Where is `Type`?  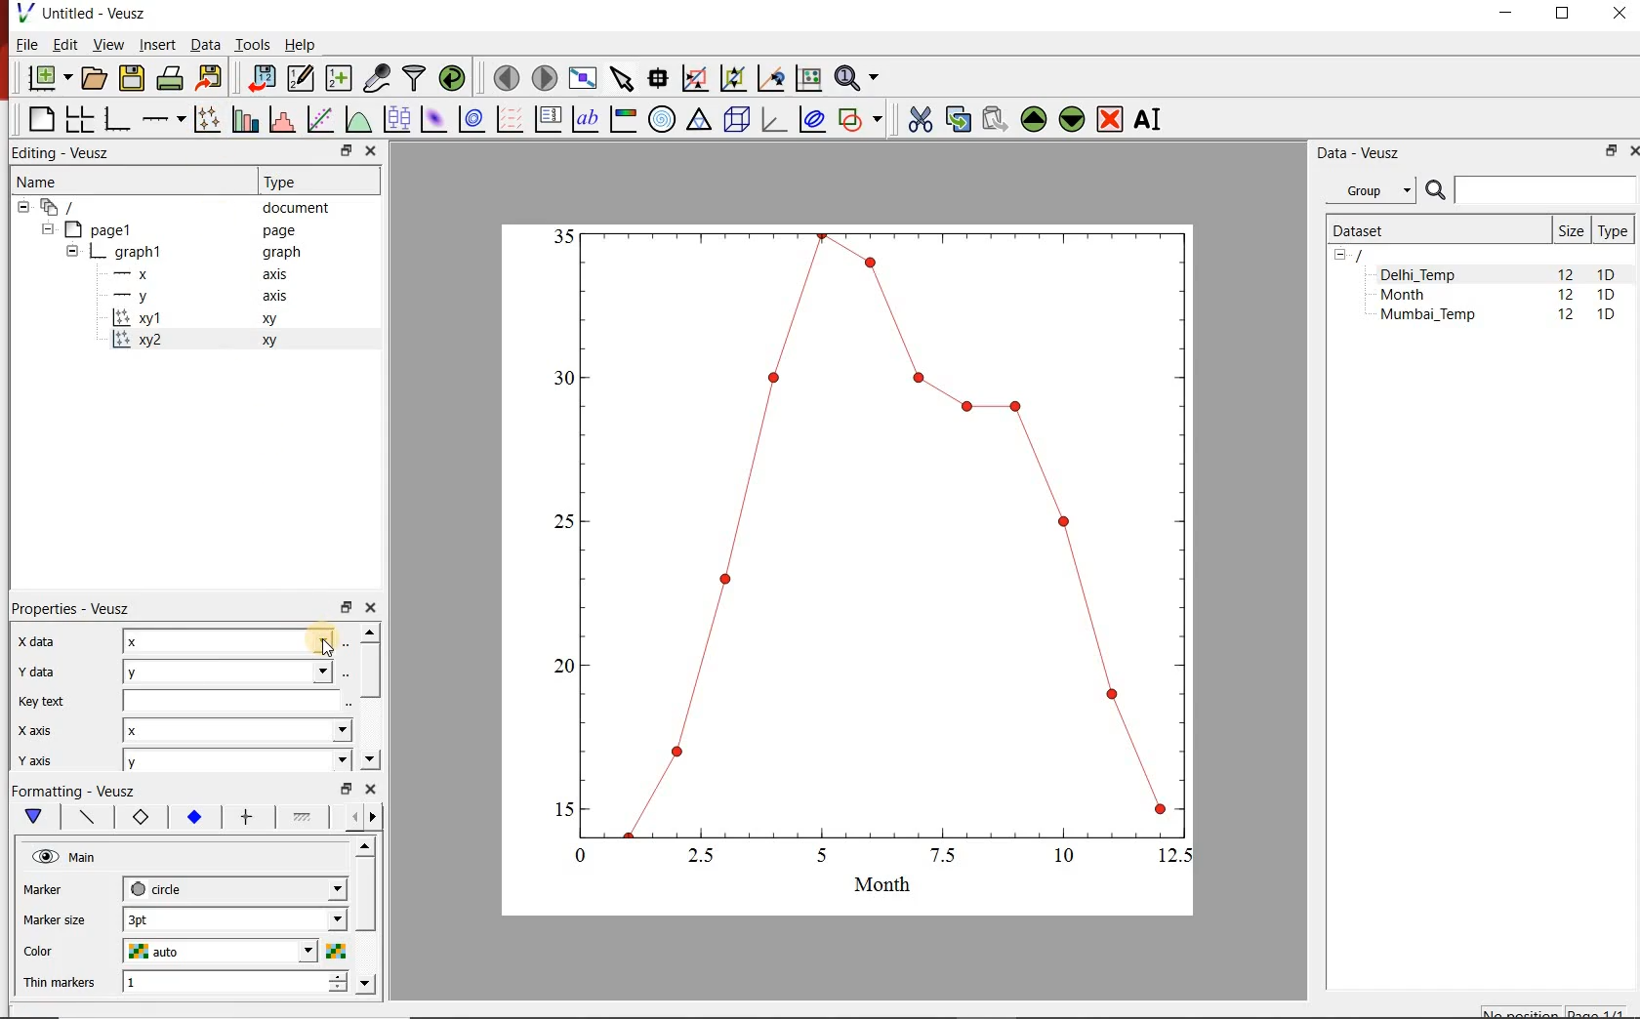 Type is located at coordinates (1613, 230).